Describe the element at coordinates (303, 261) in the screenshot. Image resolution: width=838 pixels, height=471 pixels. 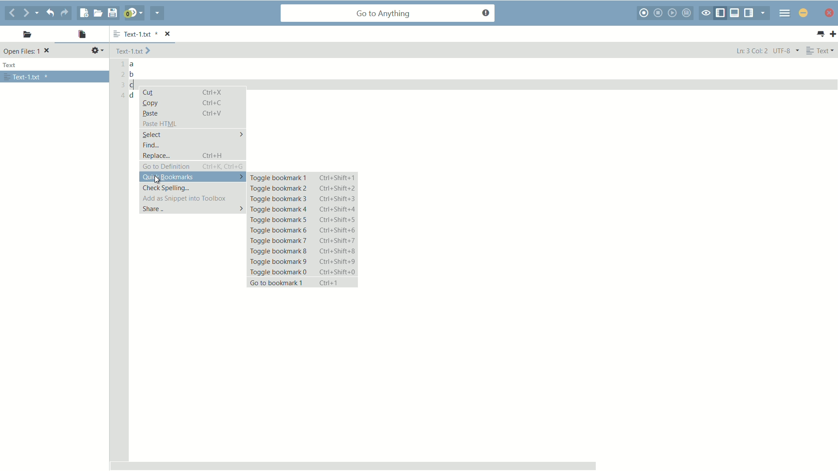
I see `toggle bookmark 9` at that location.